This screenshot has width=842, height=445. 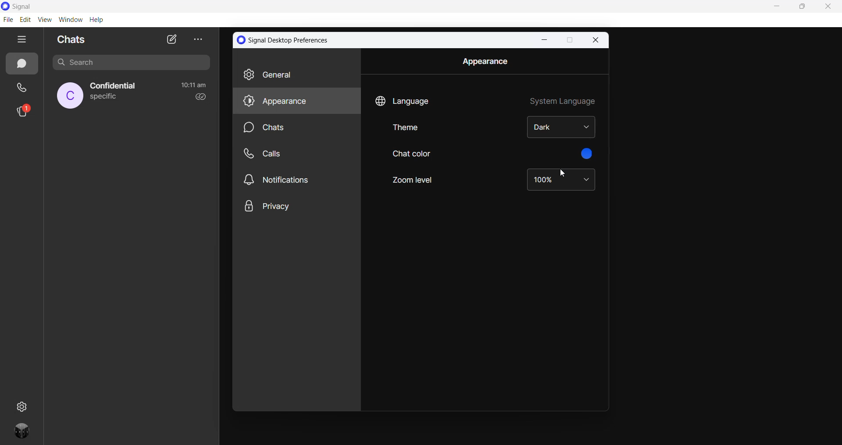 I want to click on language, so click(x=403, y=99).